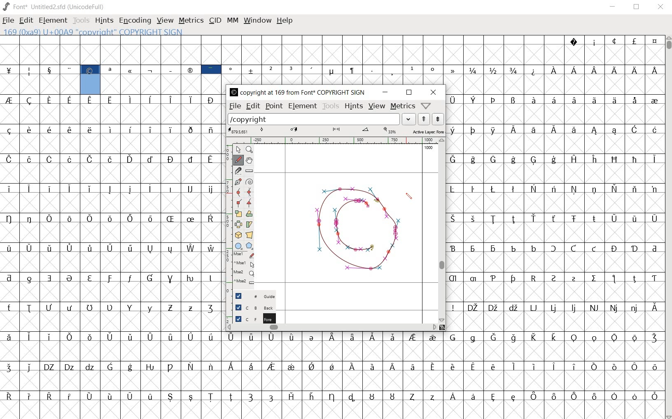  Describe the element at coordinates (240, 203) in the screenshot. I see `Add a corner point` at that location.